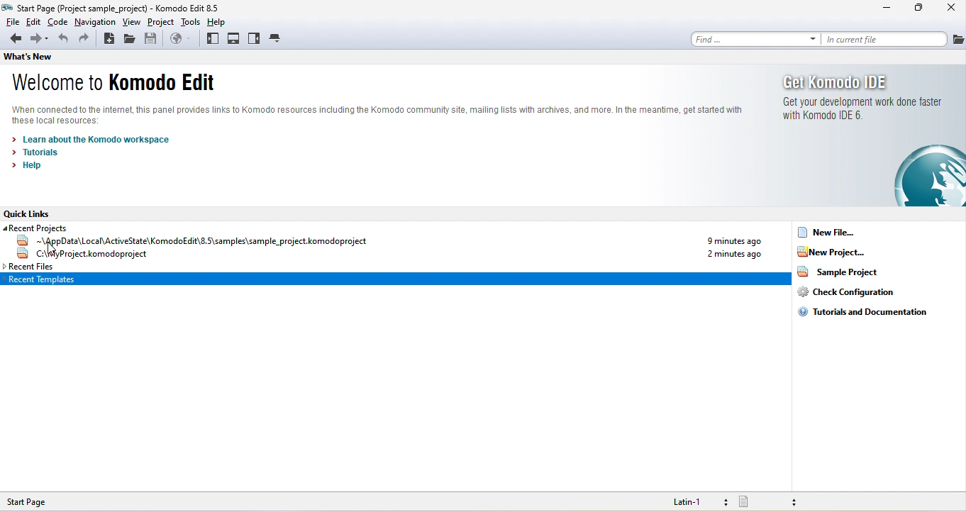 The image size is (966, 512). Describe the element at coordinates (111, 8) in the screenshot. I see `title` at that location.